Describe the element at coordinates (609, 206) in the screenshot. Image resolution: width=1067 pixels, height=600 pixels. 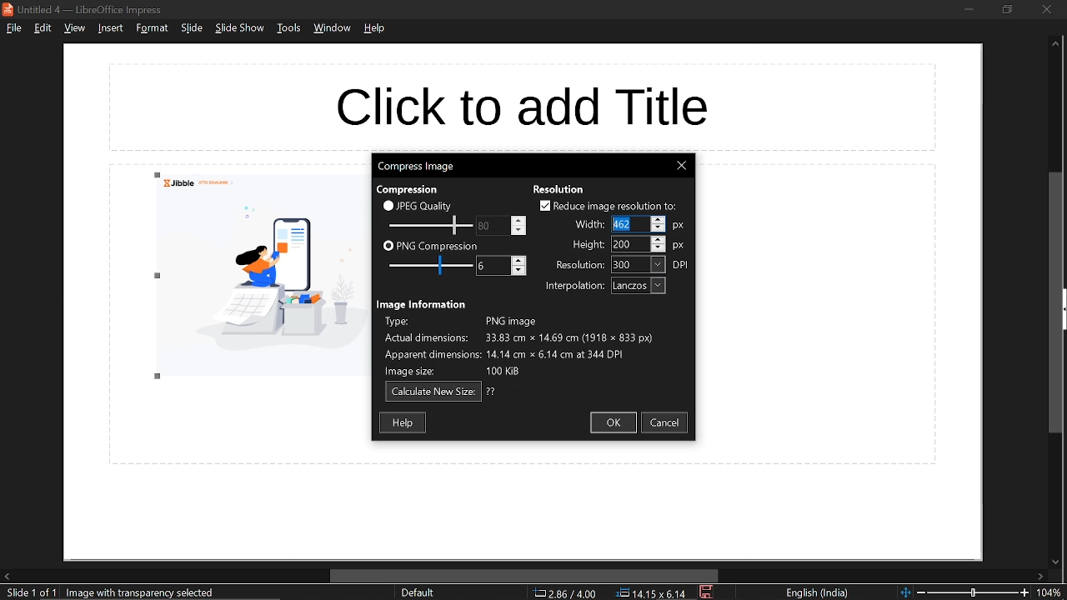
I see `reduce image resolution to` at that location.